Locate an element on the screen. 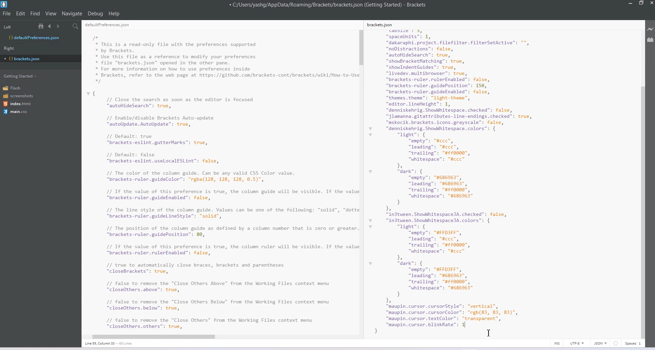 This screenshot has height=350, width=655. bracket.json is located at coordinates (39, 58).